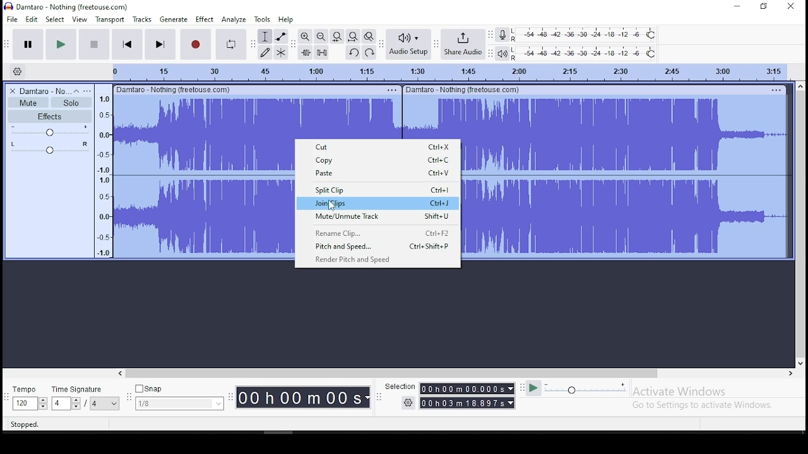 The image size is (808, 454). Describe the element at coordinates (16, 71) in the screenshot. I see `timeline settings` at that location.